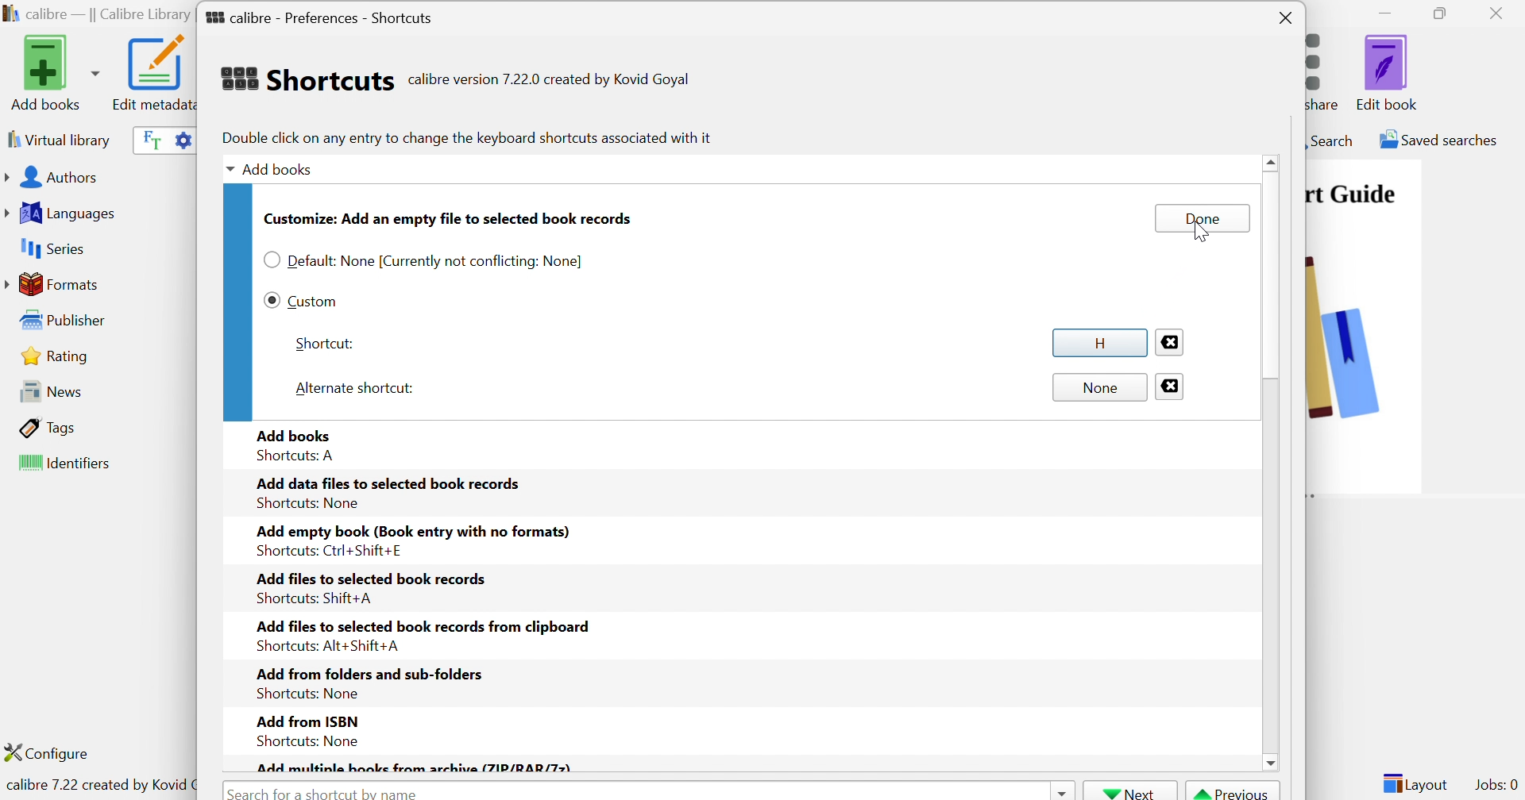 Image resolution: width=1525 pixels, height=800 pixels. What do you see at coordinates (271, 299) in the screenshot?
I see `Checkbox` at bounding box center [271, 299].